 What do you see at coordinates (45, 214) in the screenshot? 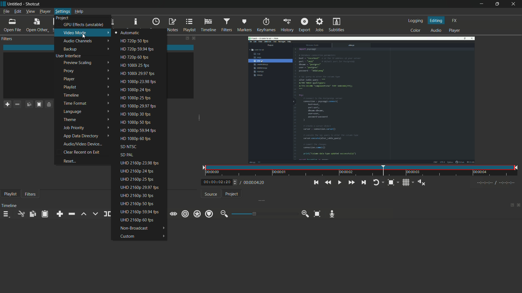
I see `paste filters` at bounding box center [45, 214].